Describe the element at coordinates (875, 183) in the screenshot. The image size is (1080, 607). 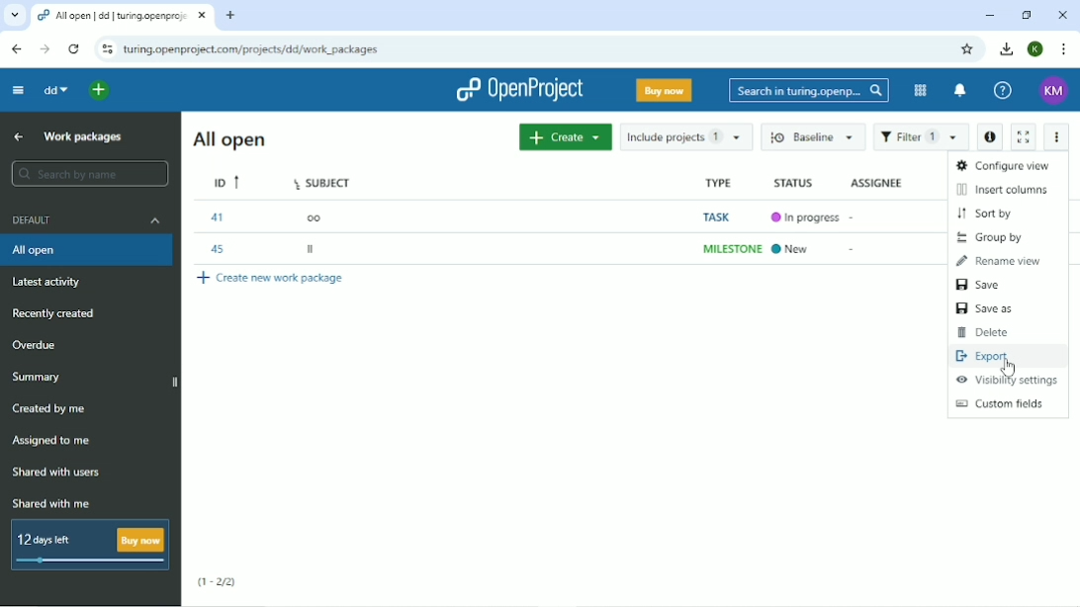
I see `Assignee` at that location.